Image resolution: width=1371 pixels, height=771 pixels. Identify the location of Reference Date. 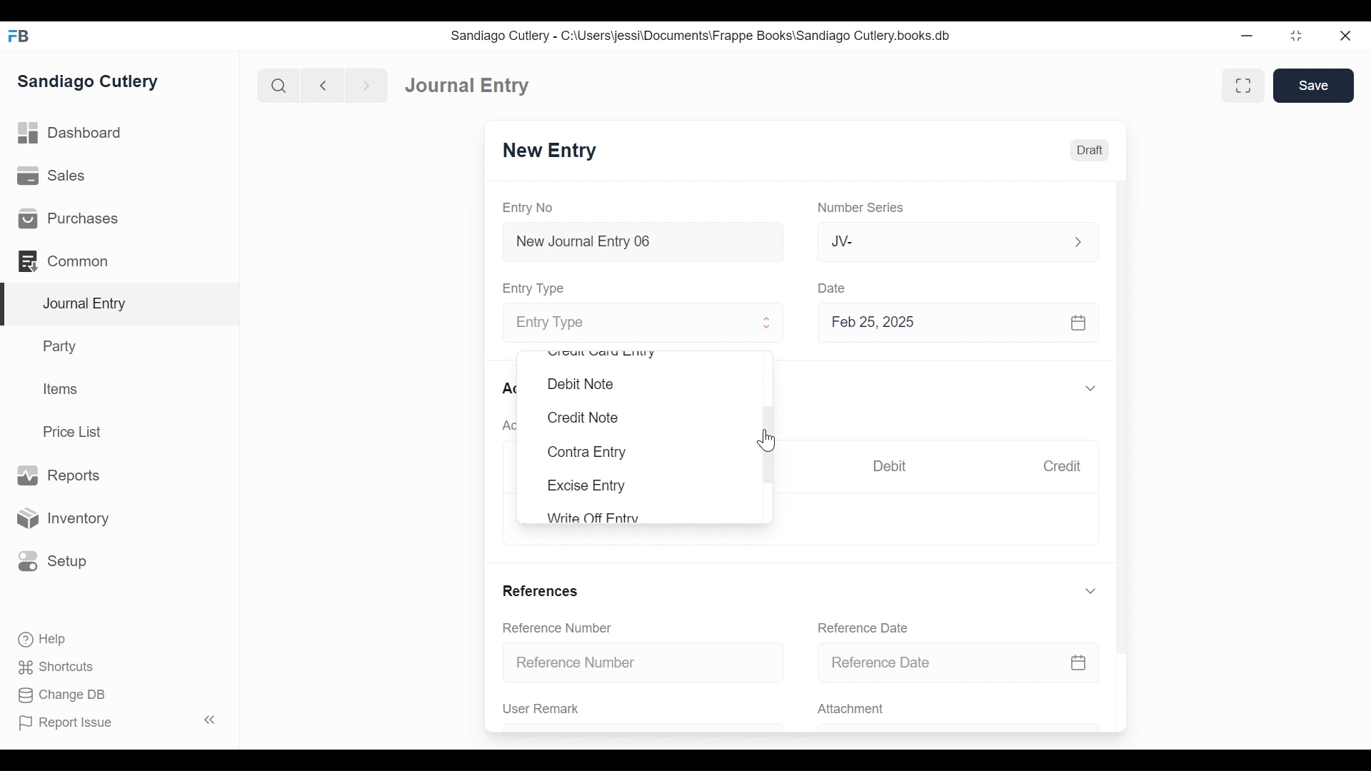
(958, 661).